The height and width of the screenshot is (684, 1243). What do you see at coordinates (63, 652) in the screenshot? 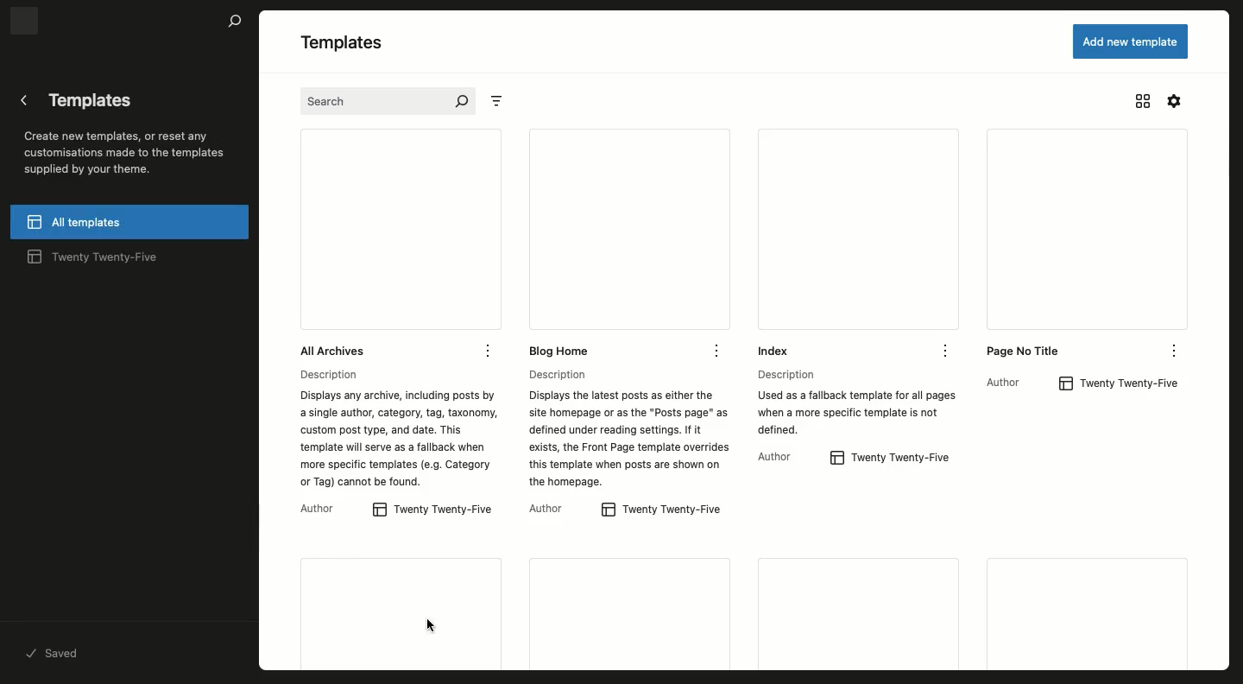
I see `saved` at bounding box center [63, 652].